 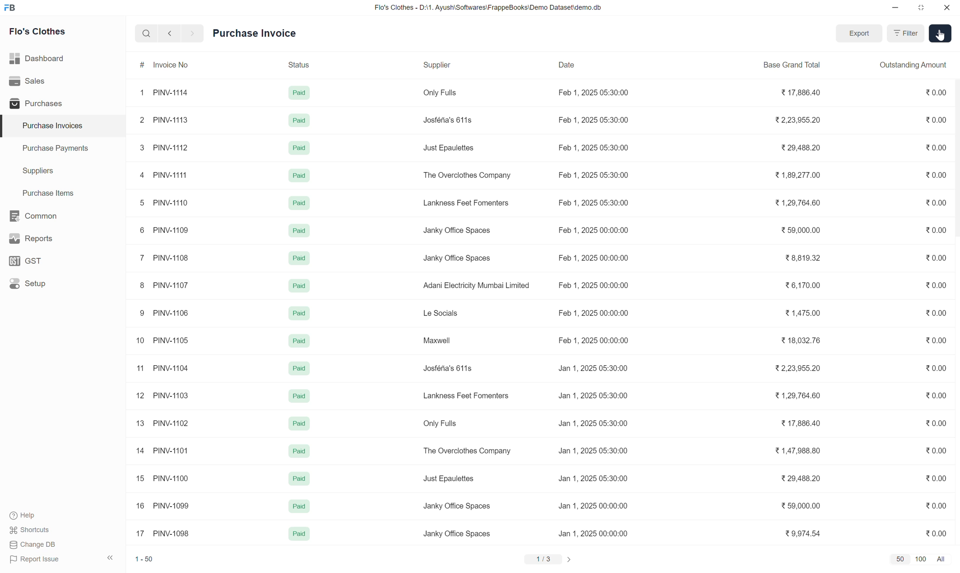 I want to click on Collapse, so click(x=110, y=558).